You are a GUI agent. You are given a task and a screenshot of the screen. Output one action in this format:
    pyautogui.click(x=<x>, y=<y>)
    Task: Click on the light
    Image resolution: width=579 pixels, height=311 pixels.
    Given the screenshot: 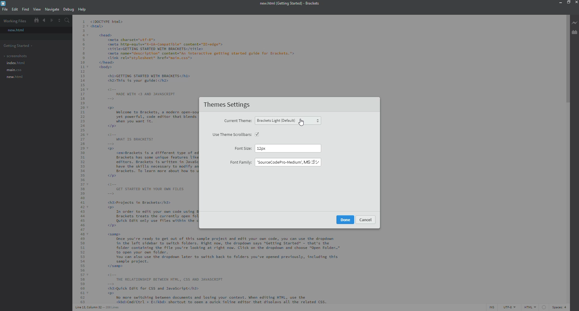 What is the action you would take?
    pyautogui.click(x=288, y=121)
    